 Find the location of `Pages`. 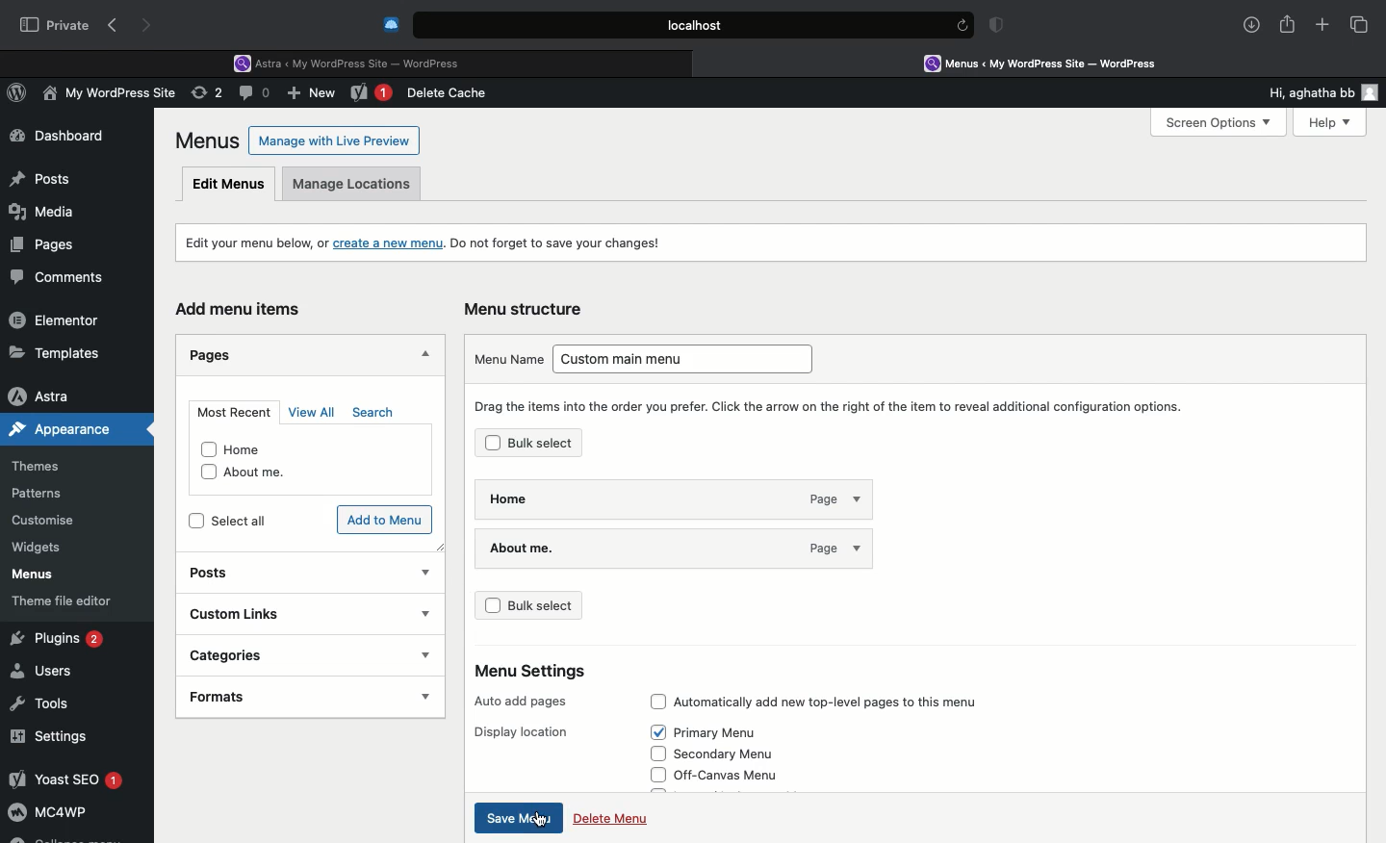

Pages is located at coordinates (38, 243).